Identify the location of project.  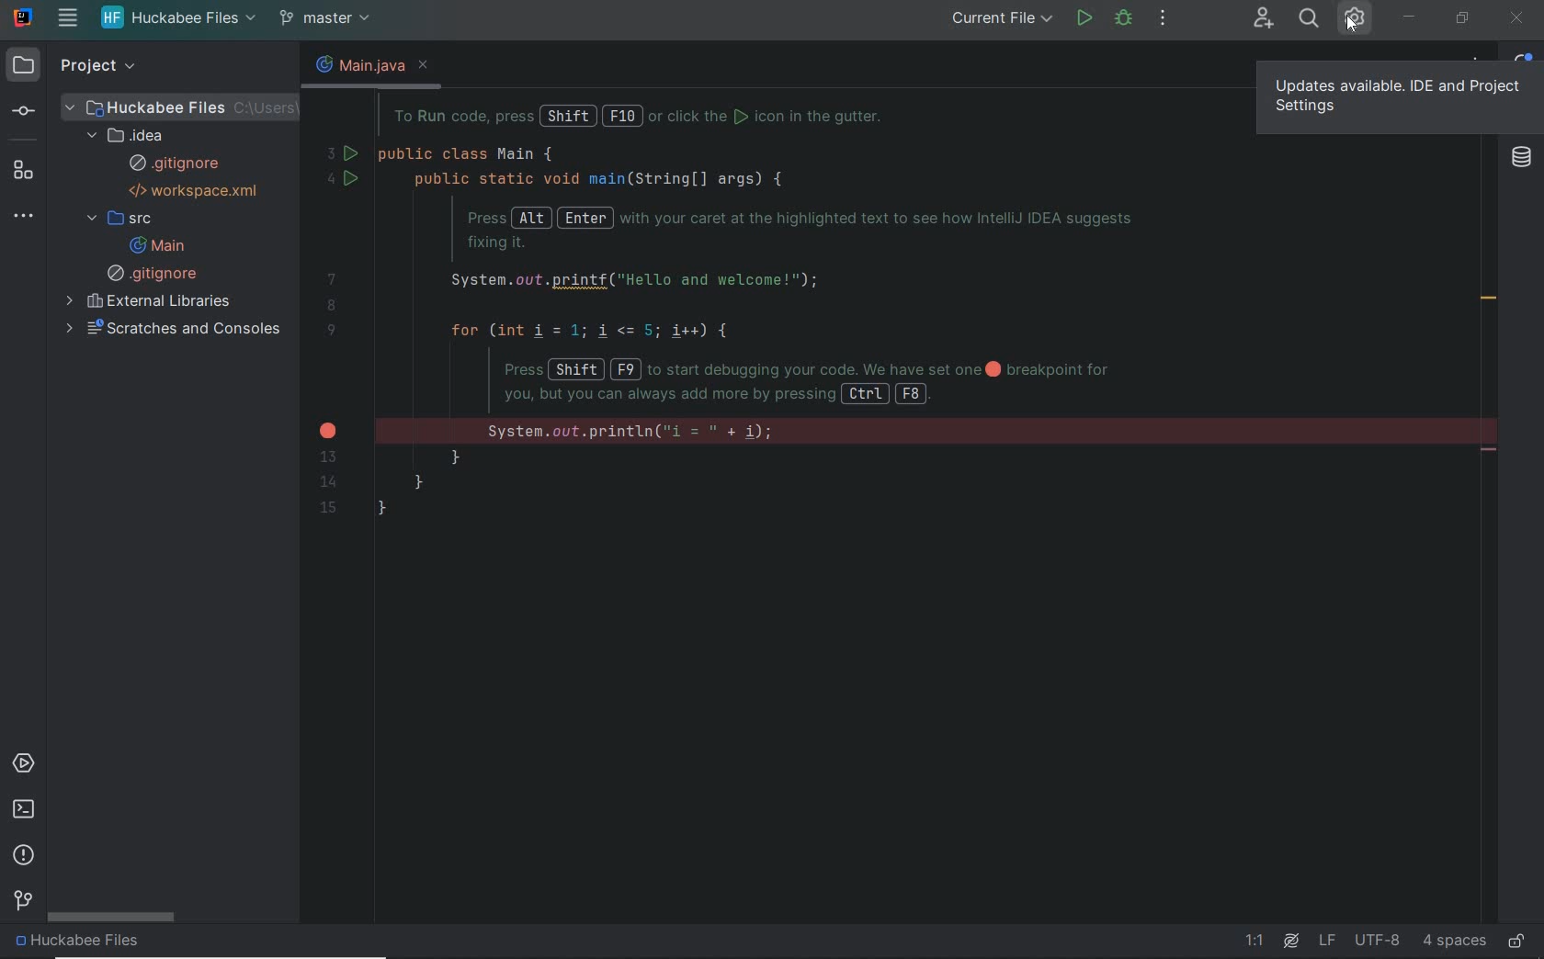
(25, 66).